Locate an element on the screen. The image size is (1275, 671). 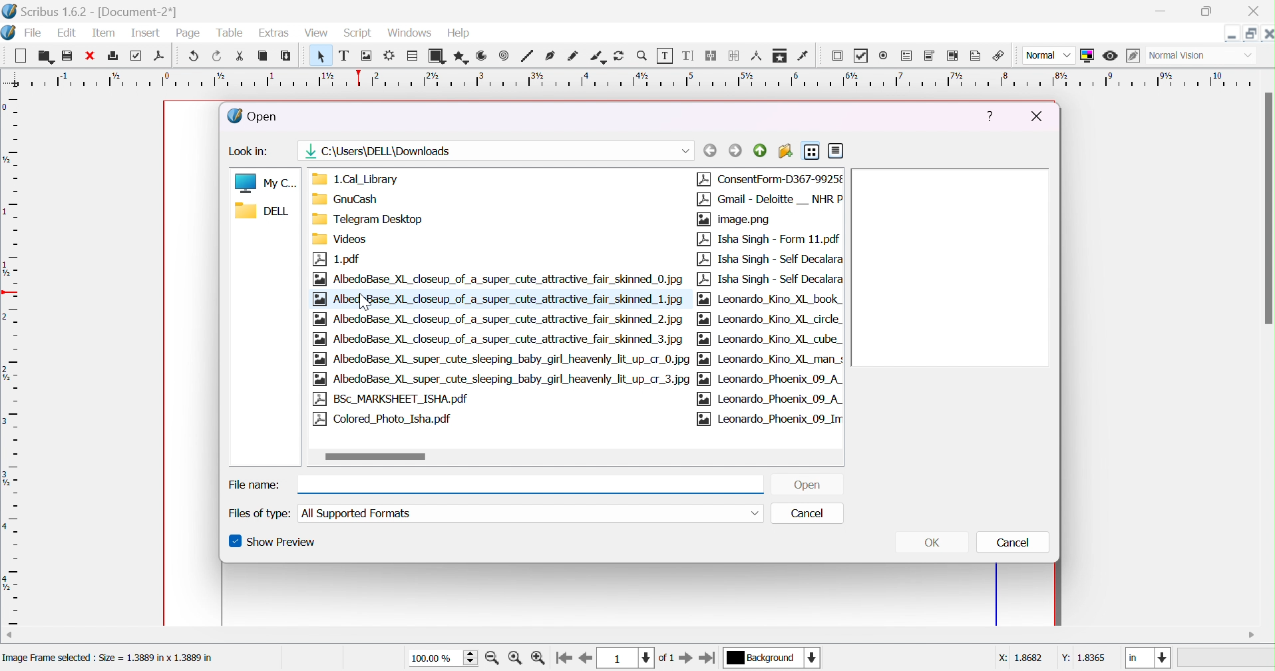
scroll bar is located at coordinates (375, 456).